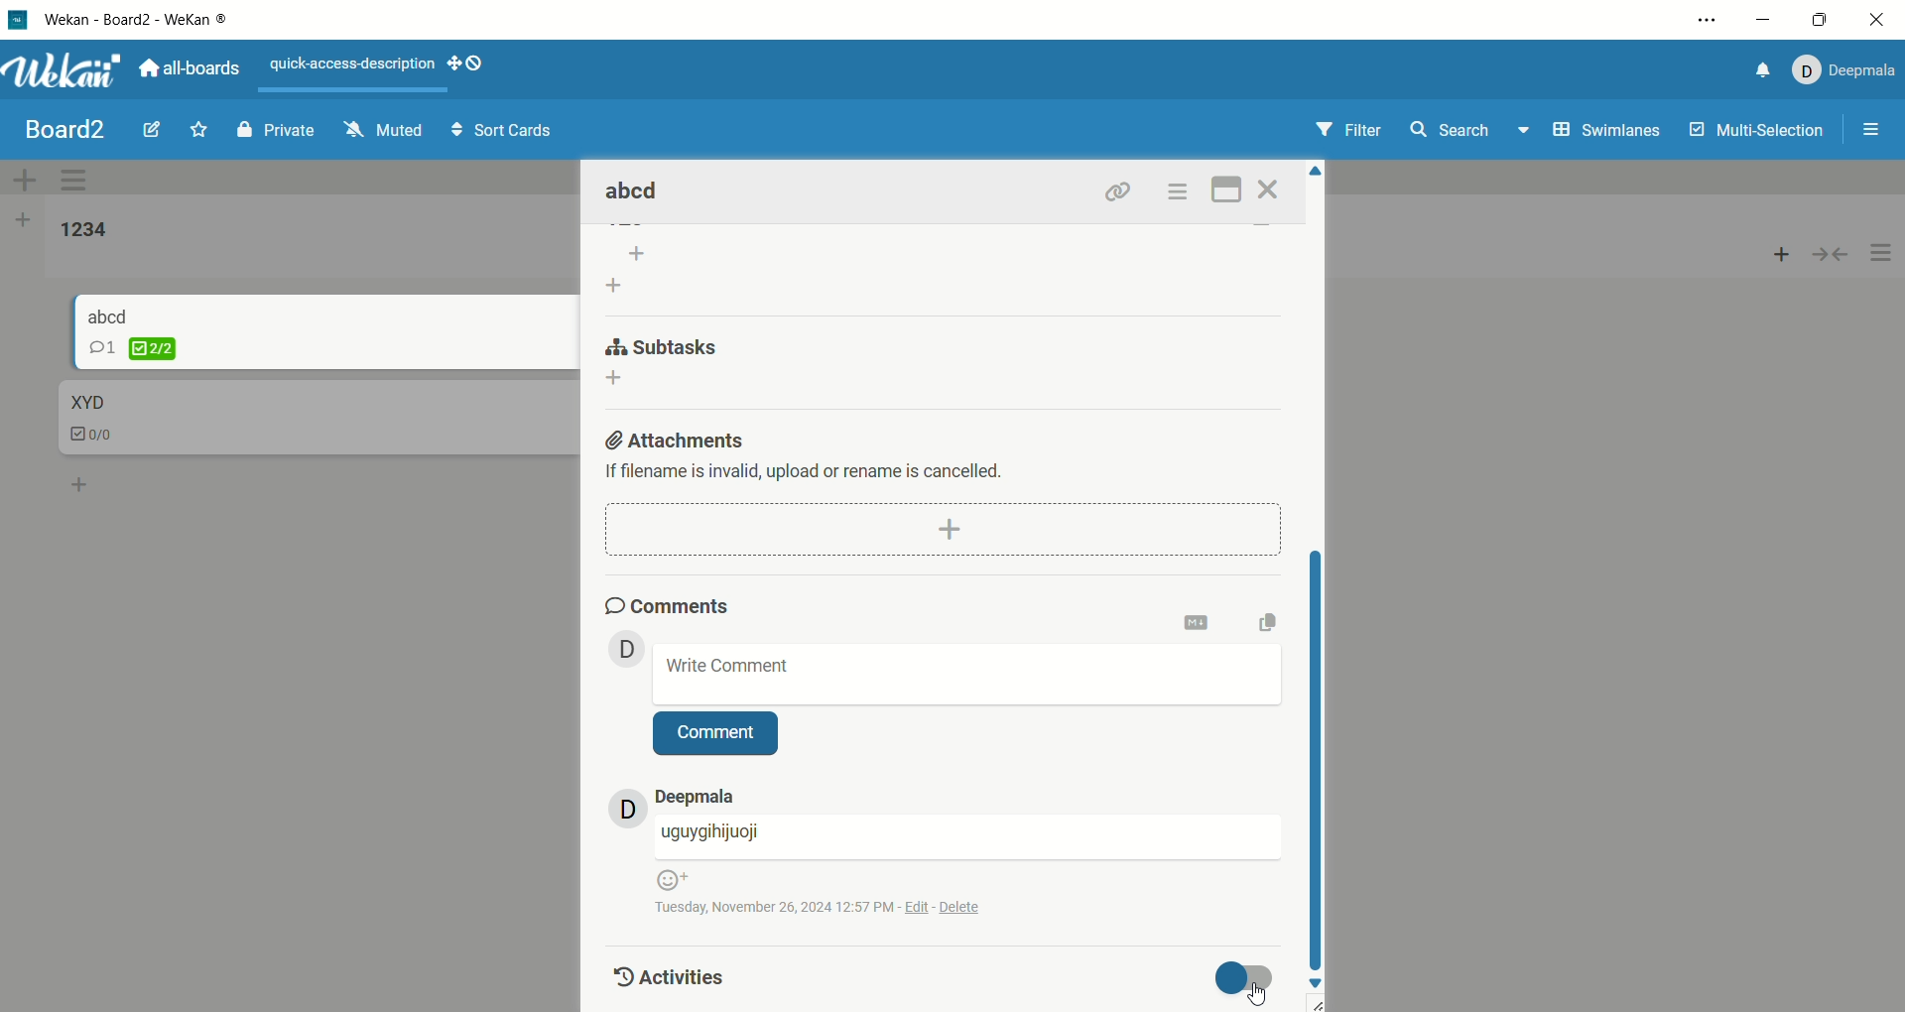 Image resolution: width=1905 pixels, height=1012 pixels. Describe the element at coordinates (276, 129) in the screenshot. I see `private` at that location.